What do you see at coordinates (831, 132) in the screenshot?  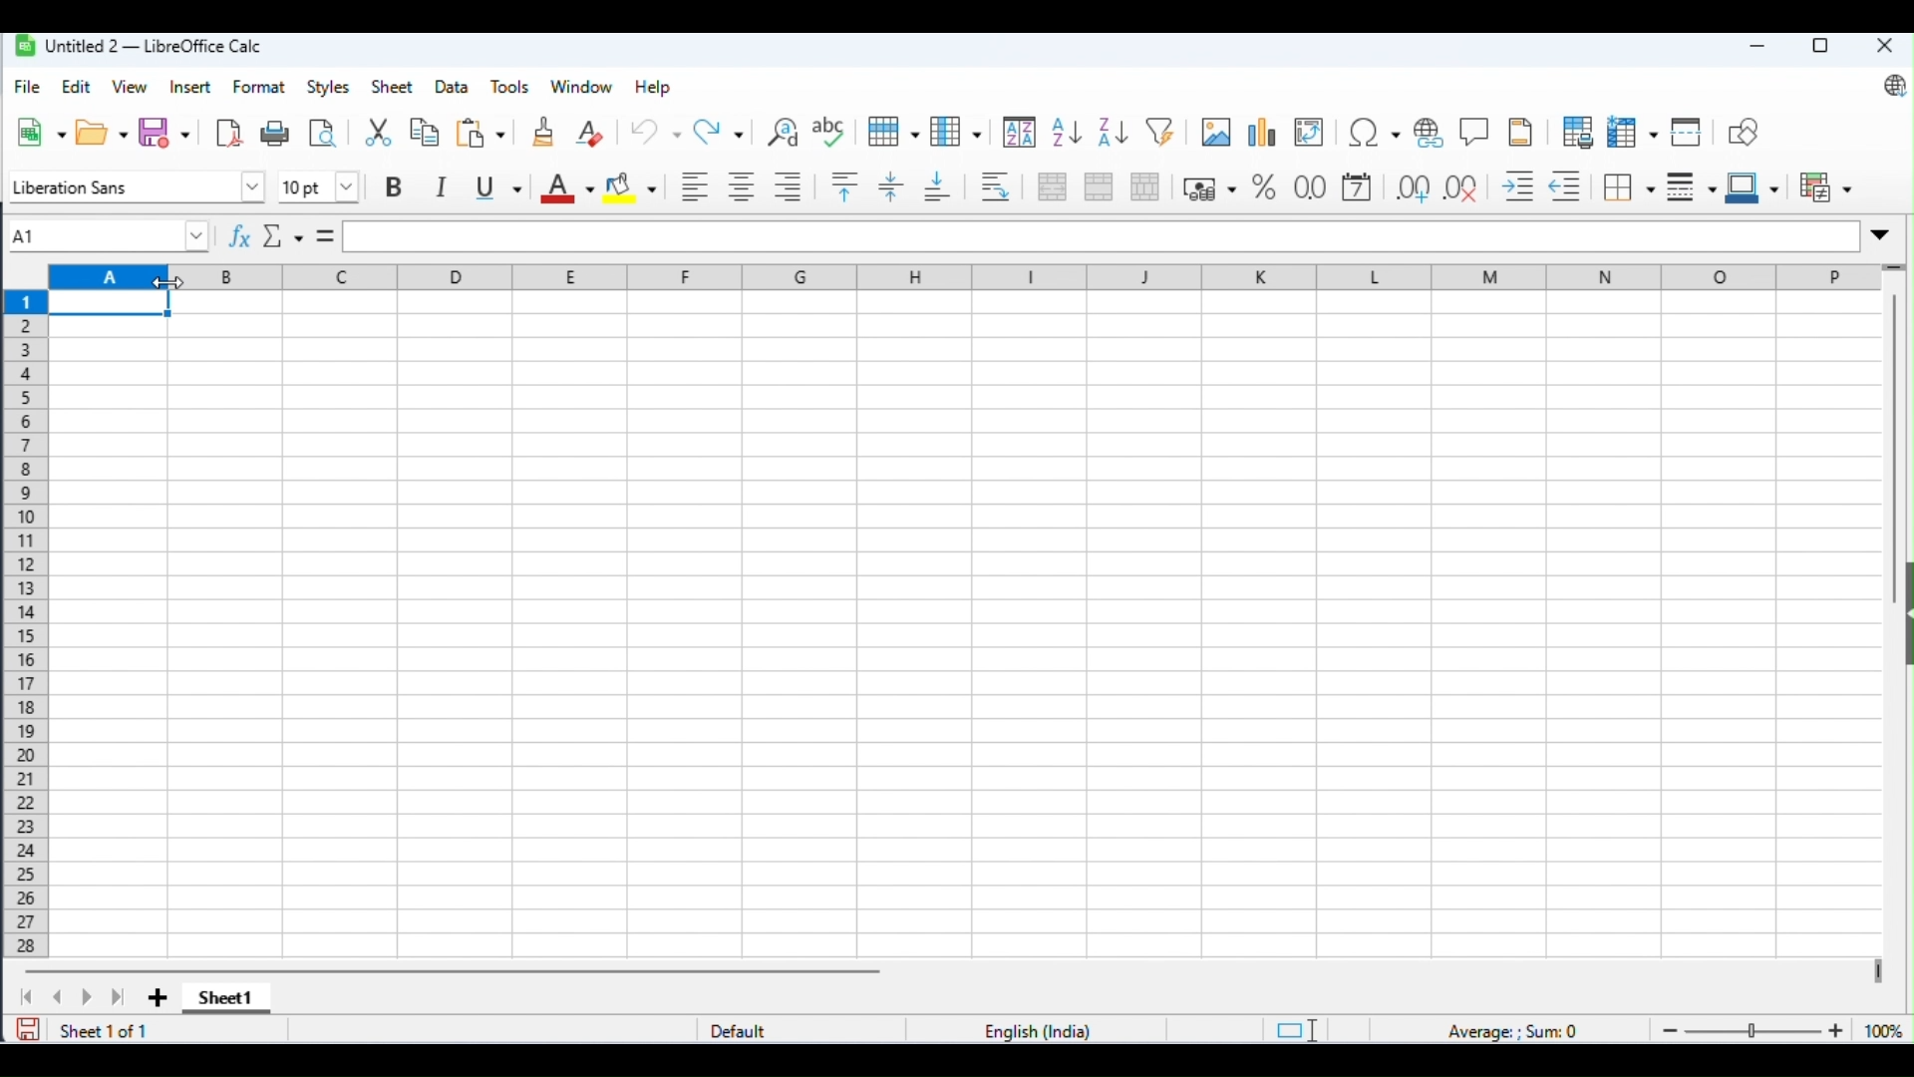 I see `spelling` at bounding box center [831, 132].